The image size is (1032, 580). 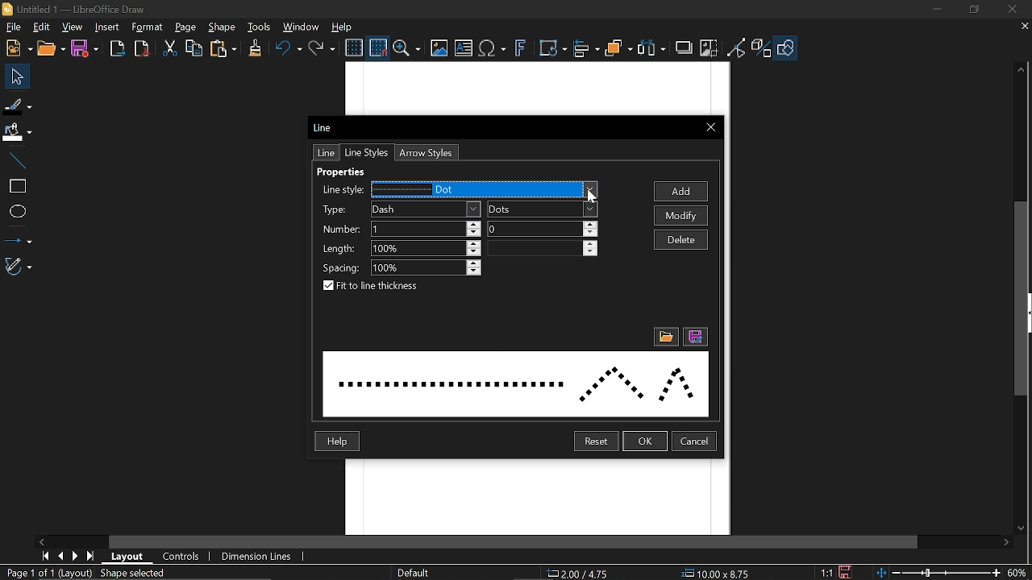 I want to click on workspace, so click(x=539, y=88).